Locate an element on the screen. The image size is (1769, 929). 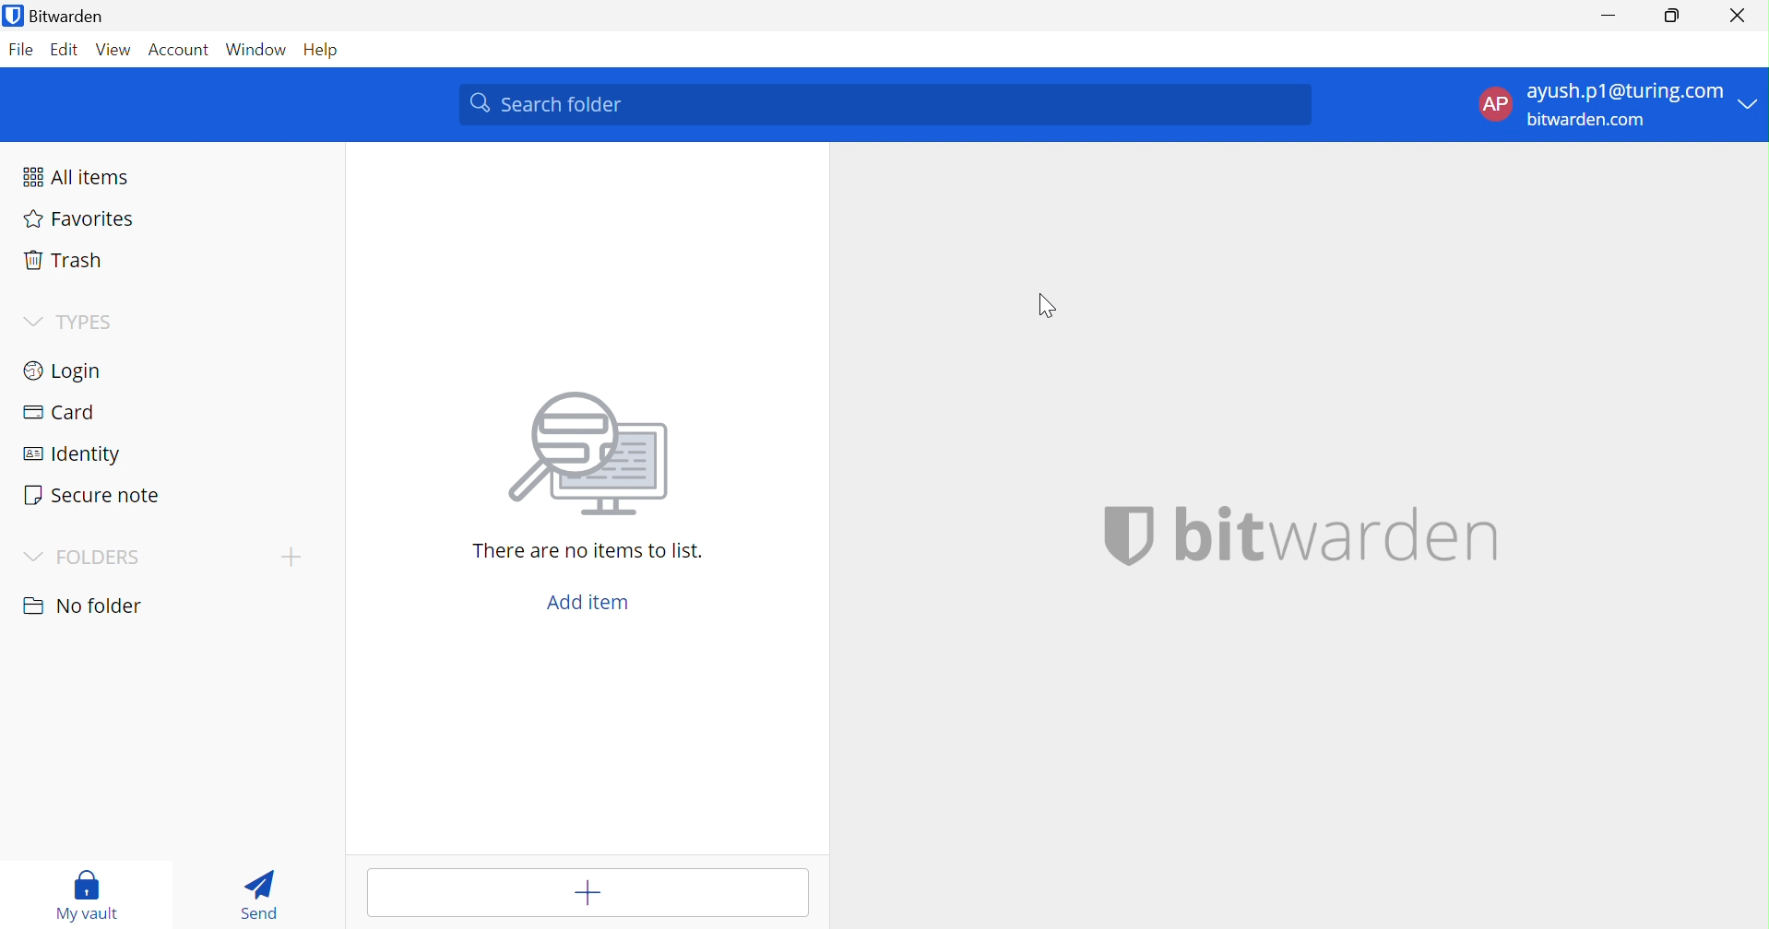
Drop Down is located at coordinates (35, 559).